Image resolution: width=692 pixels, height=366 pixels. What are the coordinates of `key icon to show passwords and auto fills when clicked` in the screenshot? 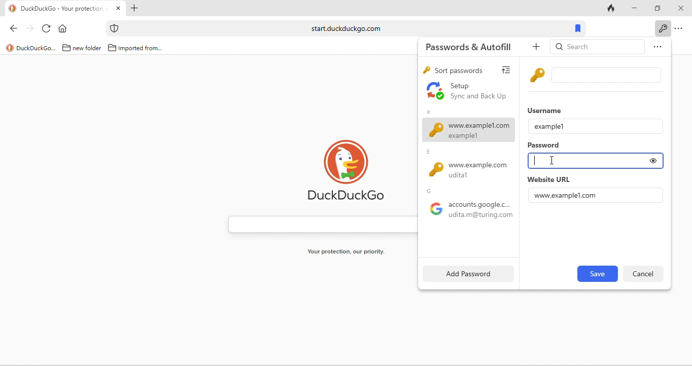 It's located at (663, 28).